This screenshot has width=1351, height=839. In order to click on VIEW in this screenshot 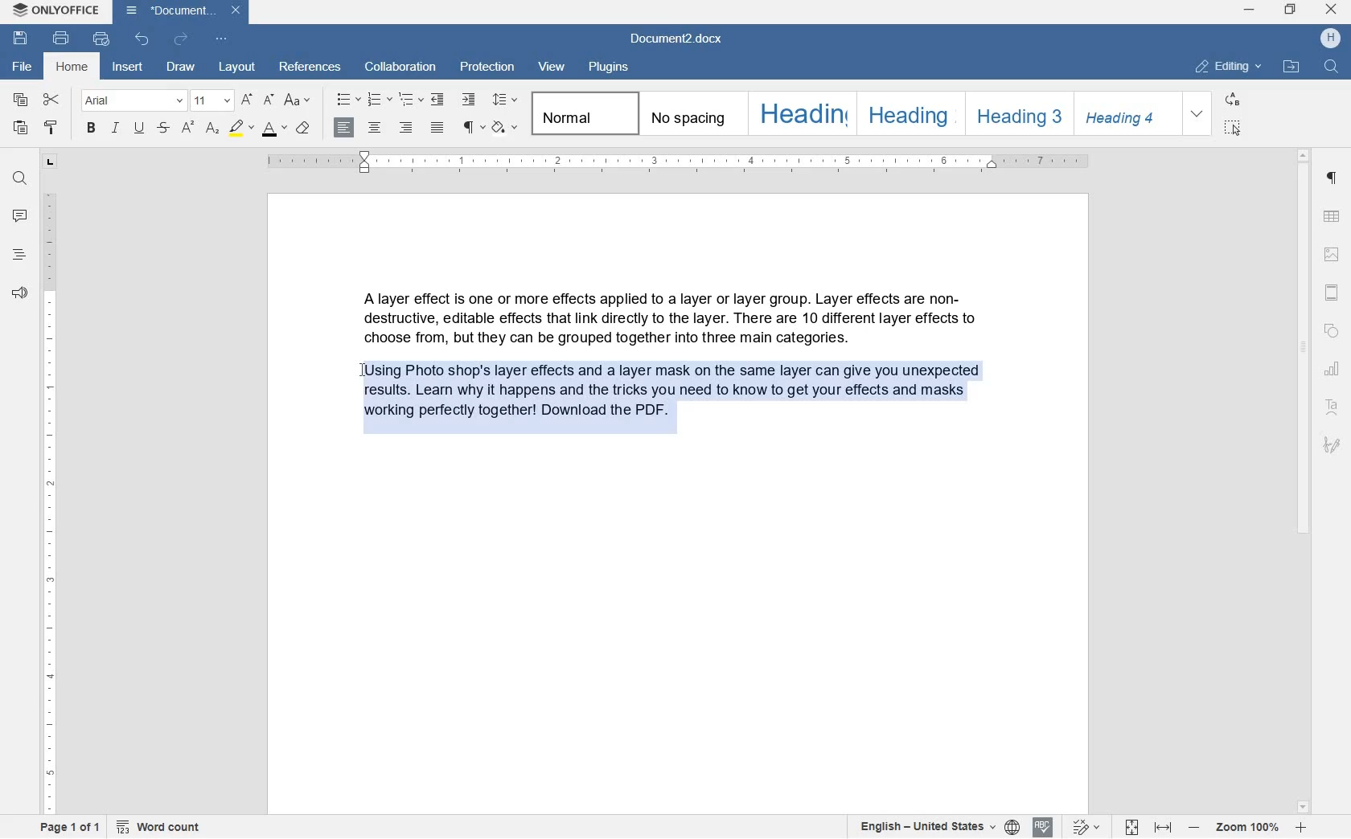, I will do `click(549, 67)`.